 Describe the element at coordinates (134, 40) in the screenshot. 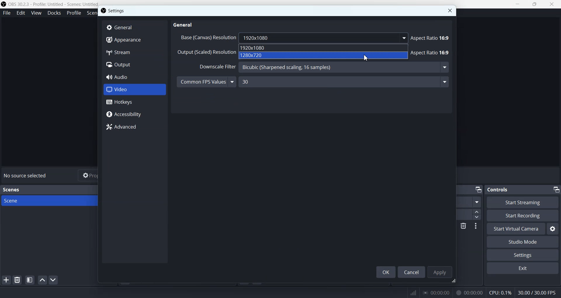

I see `Appearance` at that location.